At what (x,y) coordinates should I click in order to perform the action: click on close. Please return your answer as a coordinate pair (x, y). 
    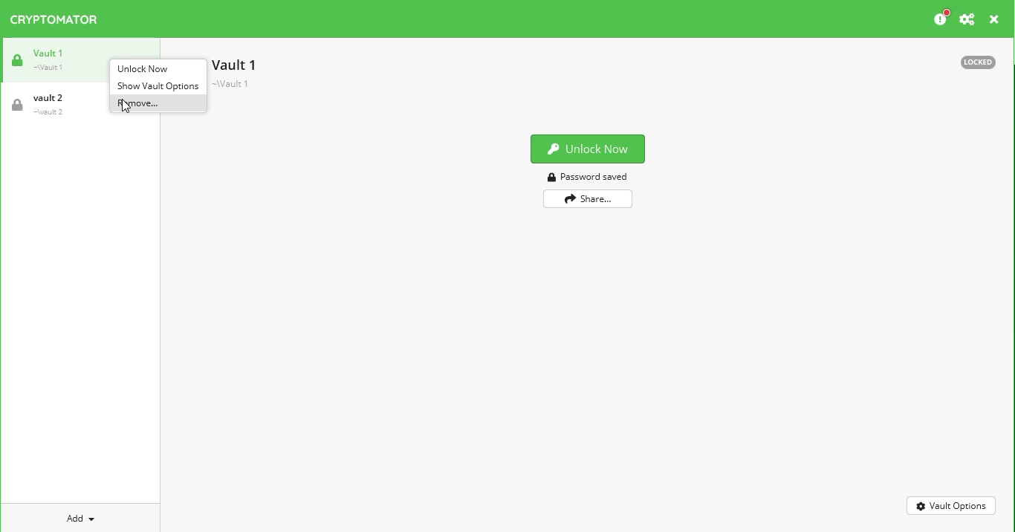
    Looking at the image, I should click on (995, 20).